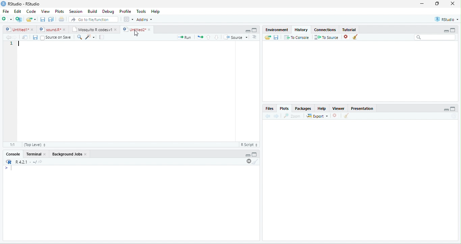  What do you see at coordinates (86, 154) in the screenshot?
I see `close` at bounding box center [86, 154].